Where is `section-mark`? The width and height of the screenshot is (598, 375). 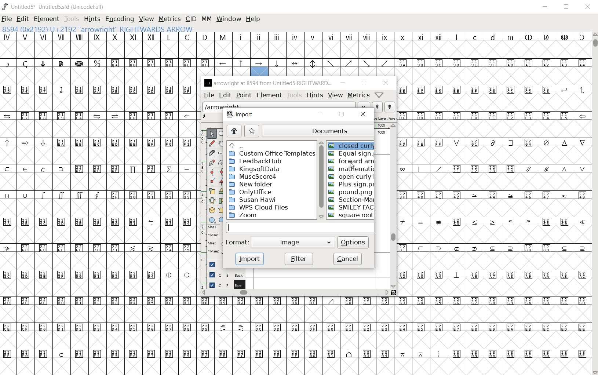 section-mark is located at coordinates (351, 200).